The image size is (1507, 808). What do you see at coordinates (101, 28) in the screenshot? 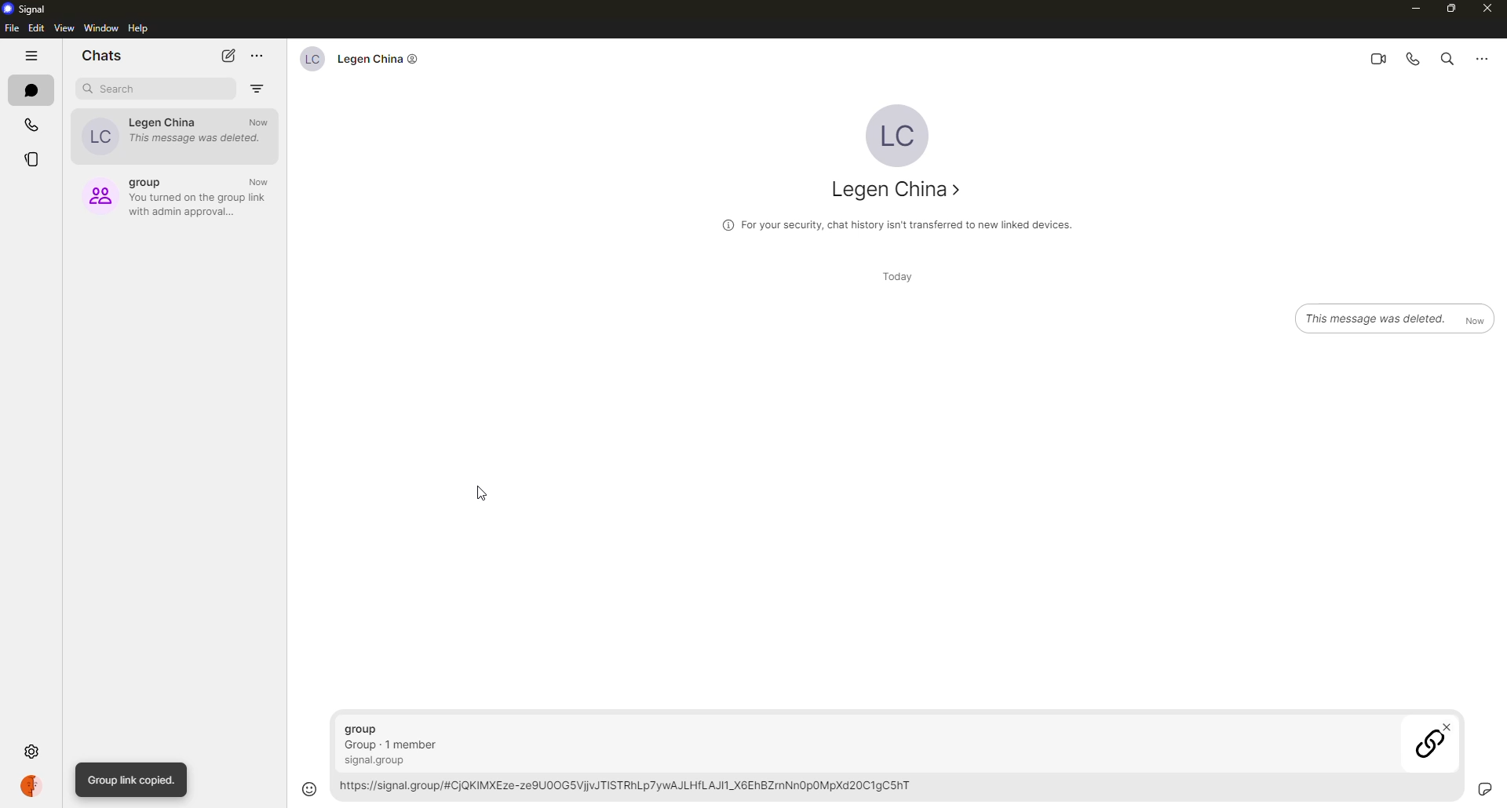
I see `window` at bounding box center [101, 28].